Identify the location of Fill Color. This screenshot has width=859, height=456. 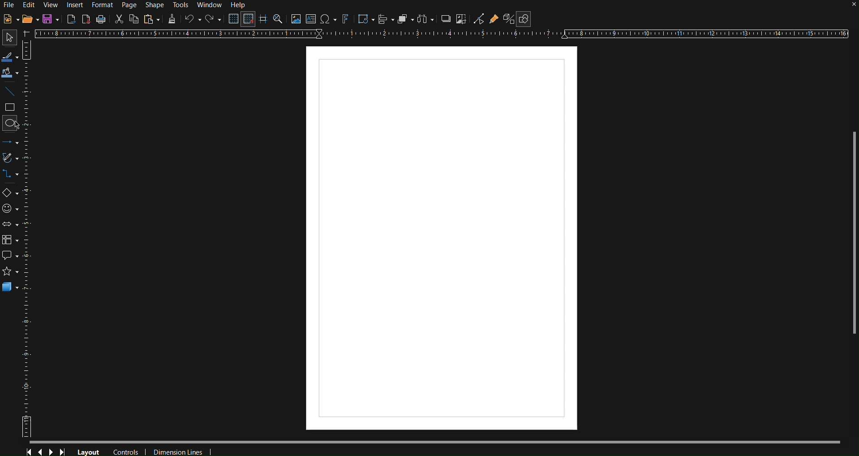
(10, 73).